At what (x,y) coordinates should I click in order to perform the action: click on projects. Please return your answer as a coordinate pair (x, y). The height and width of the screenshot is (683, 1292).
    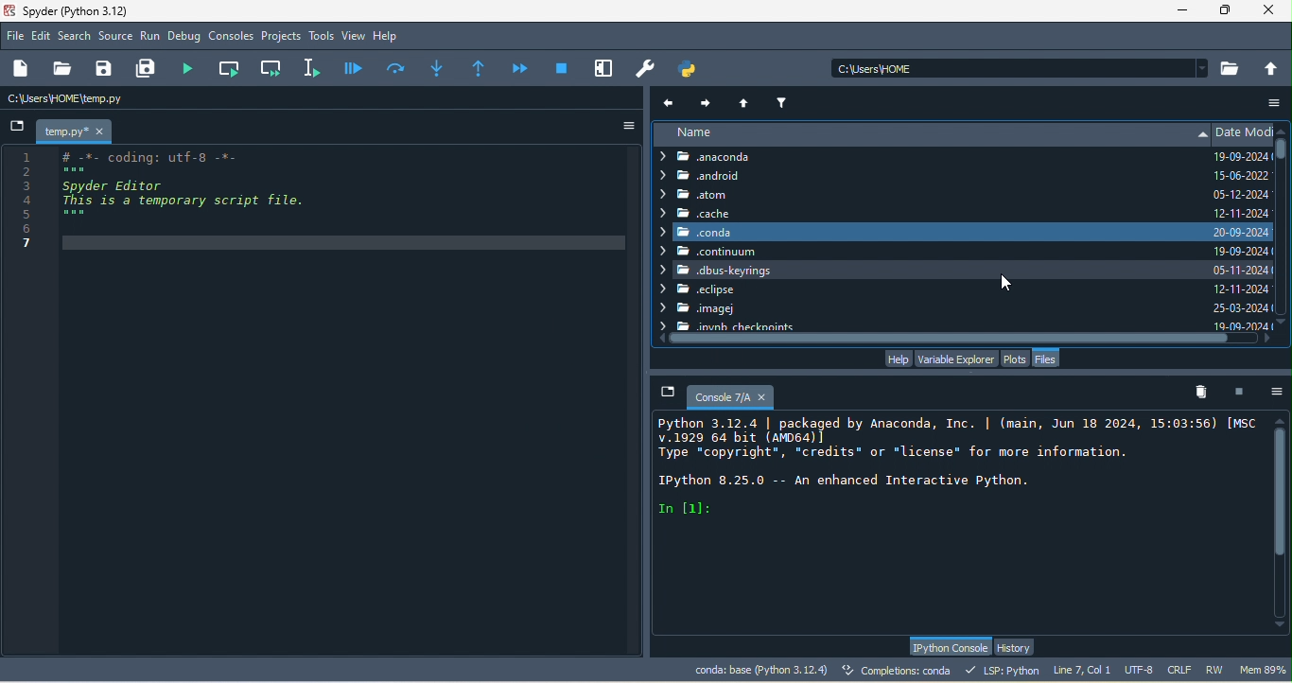
    Looking at the image, I should click on (282, 37).